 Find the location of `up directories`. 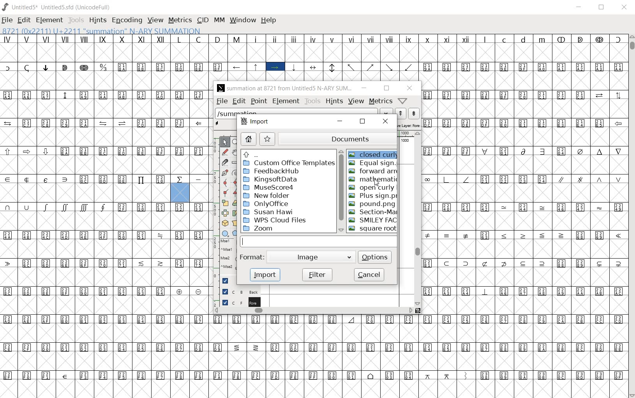

up directories is located at coordinates (289, 154).